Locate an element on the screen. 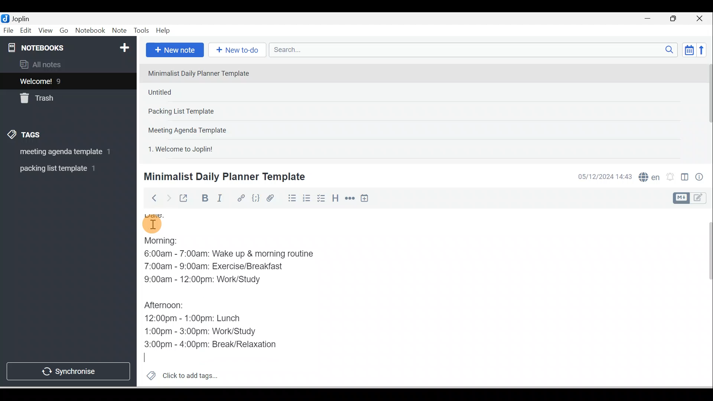  Notes is located at coordinates (63, 79).